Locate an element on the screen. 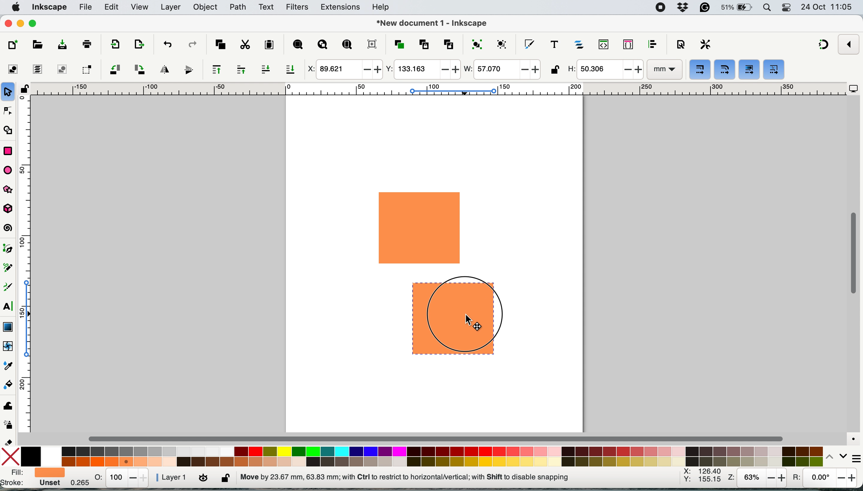 Image resolution: width=863 pixels, height=491 pixels. lock unlock current layer is located at coordinates (227, 480).